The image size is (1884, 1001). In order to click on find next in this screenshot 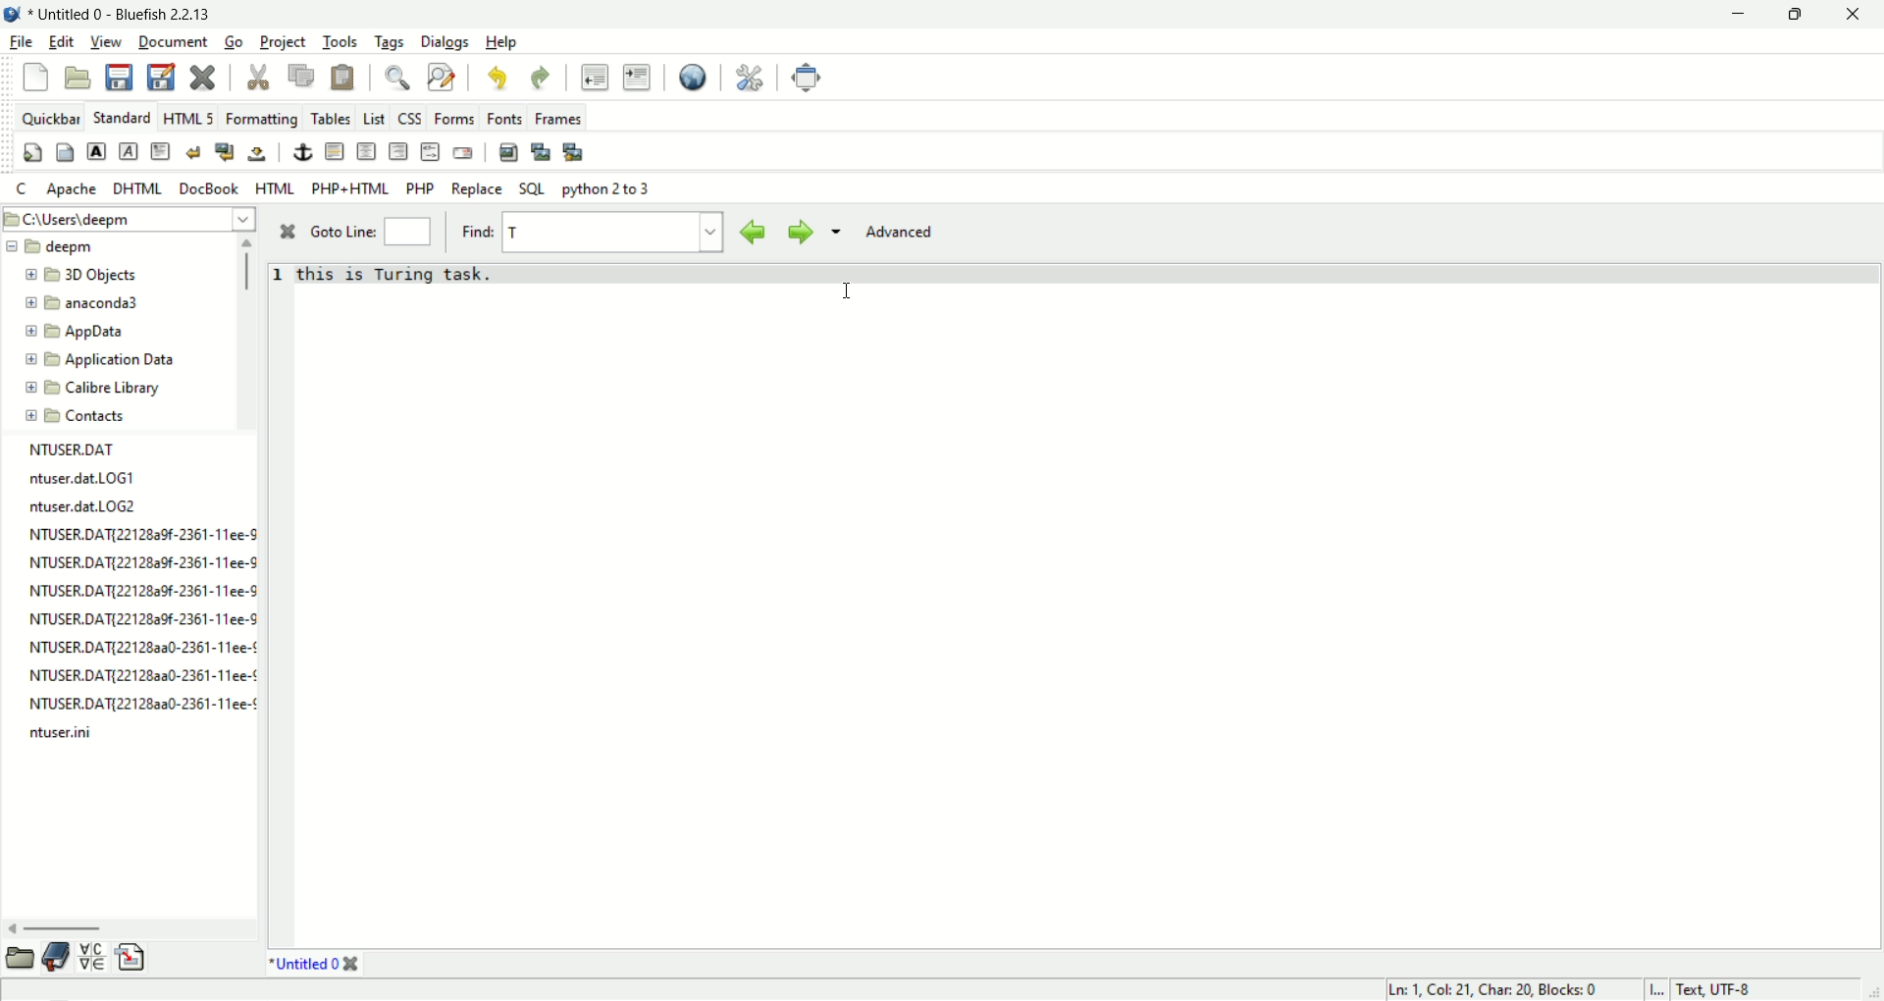, I will do `click(797, 232)`.